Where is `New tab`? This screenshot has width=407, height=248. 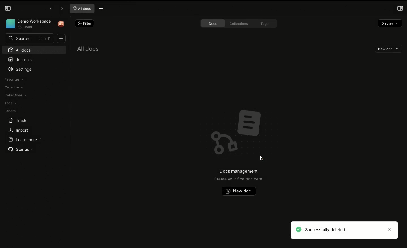
New tab is located at coordinates (101, 8).